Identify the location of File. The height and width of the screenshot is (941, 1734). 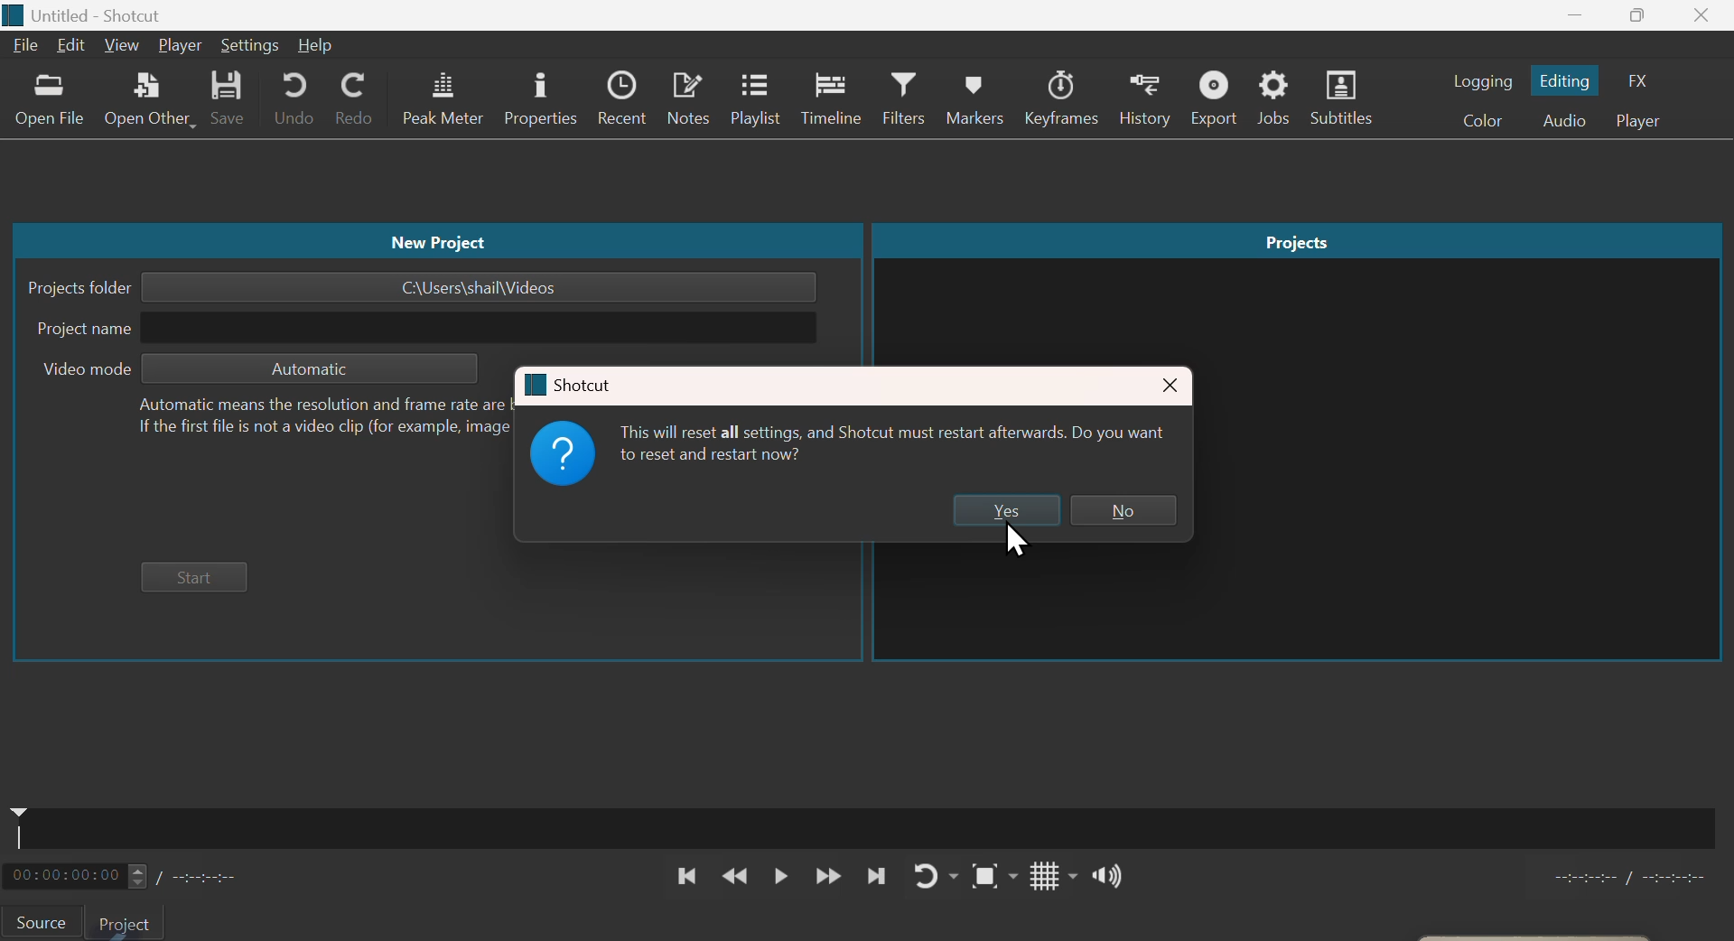
(23, 47).